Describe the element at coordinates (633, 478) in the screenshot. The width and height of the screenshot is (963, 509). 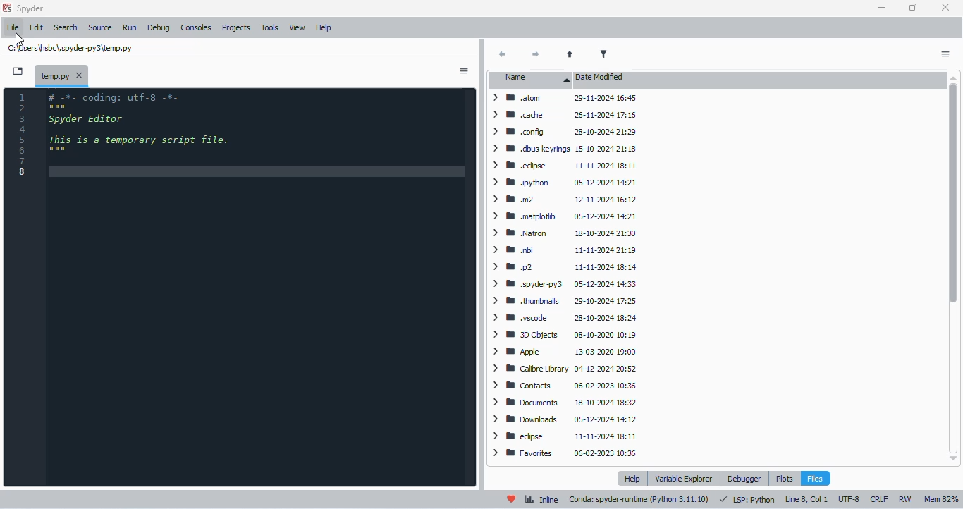
I see `help` at that location.